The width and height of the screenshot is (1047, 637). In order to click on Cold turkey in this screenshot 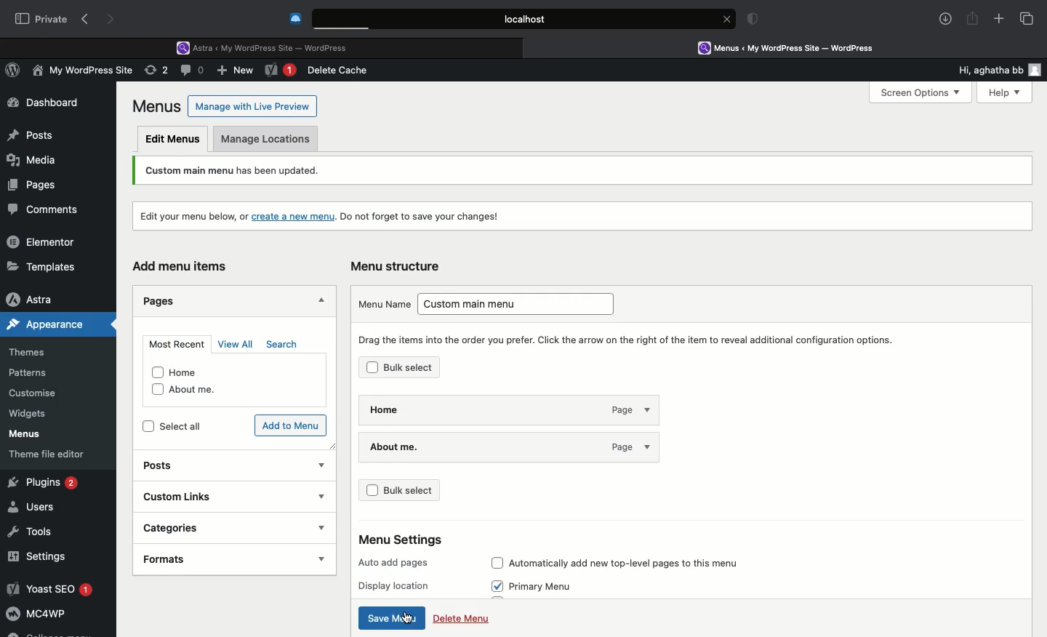, I will do `click(296, 19)`.